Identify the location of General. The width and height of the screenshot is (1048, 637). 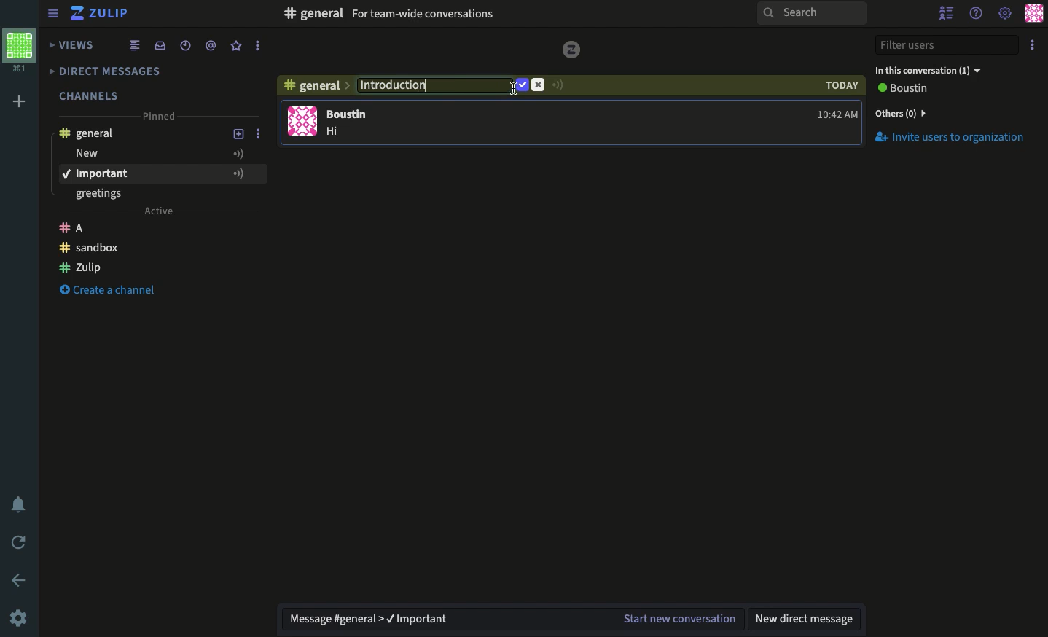
(93, 133).